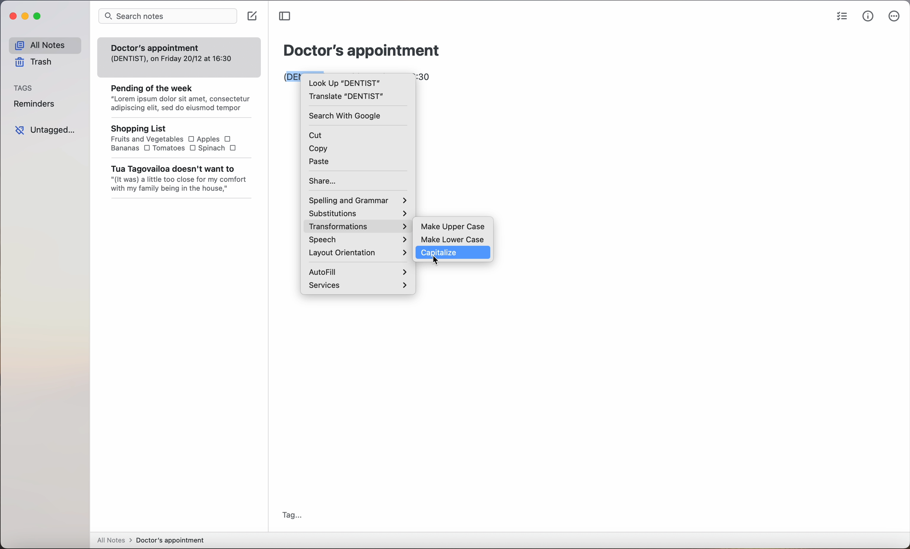 The image size is (910, 549). What do you see at coordinates (893, 18) in the screenshot?
I see `more options` at bounding box center [893, 18].